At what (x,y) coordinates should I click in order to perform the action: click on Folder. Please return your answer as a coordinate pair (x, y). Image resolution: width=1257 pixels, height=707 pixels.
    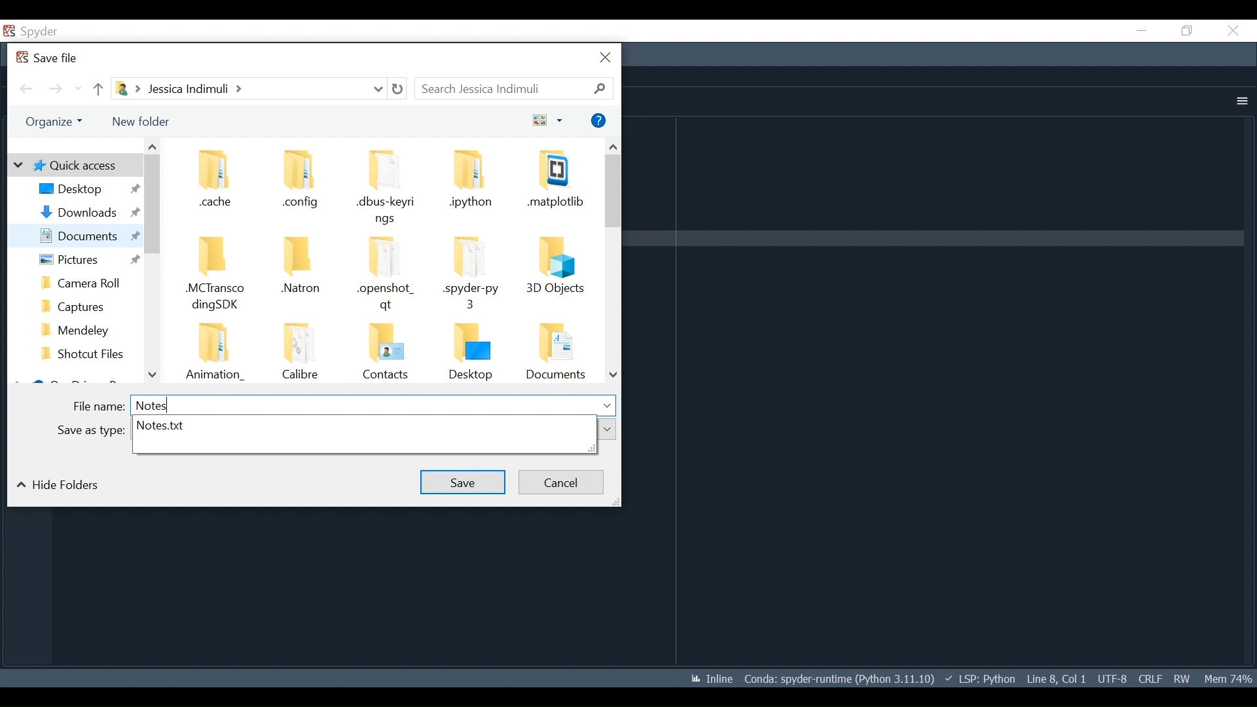
    Looking at the image, I should click on (472, 276).